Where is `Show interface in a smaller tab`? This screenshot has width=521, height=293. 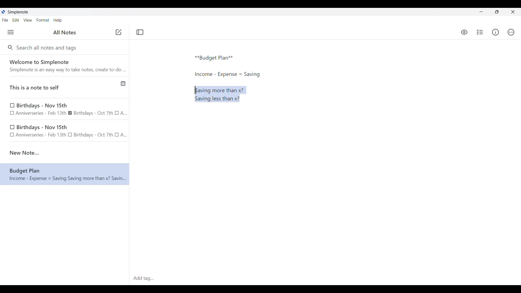
Show interface in a smaller tab is located at coordinates (497, 12).